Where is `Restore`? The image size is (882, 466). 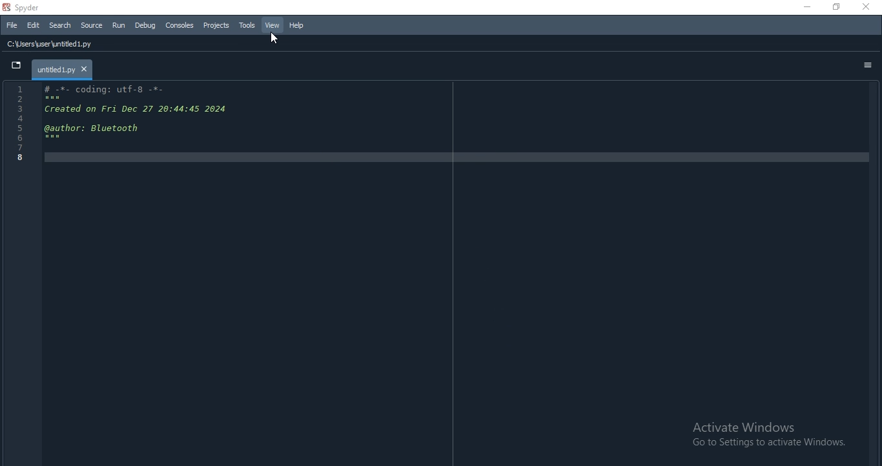 Restore is located at coordinates (836, 6).